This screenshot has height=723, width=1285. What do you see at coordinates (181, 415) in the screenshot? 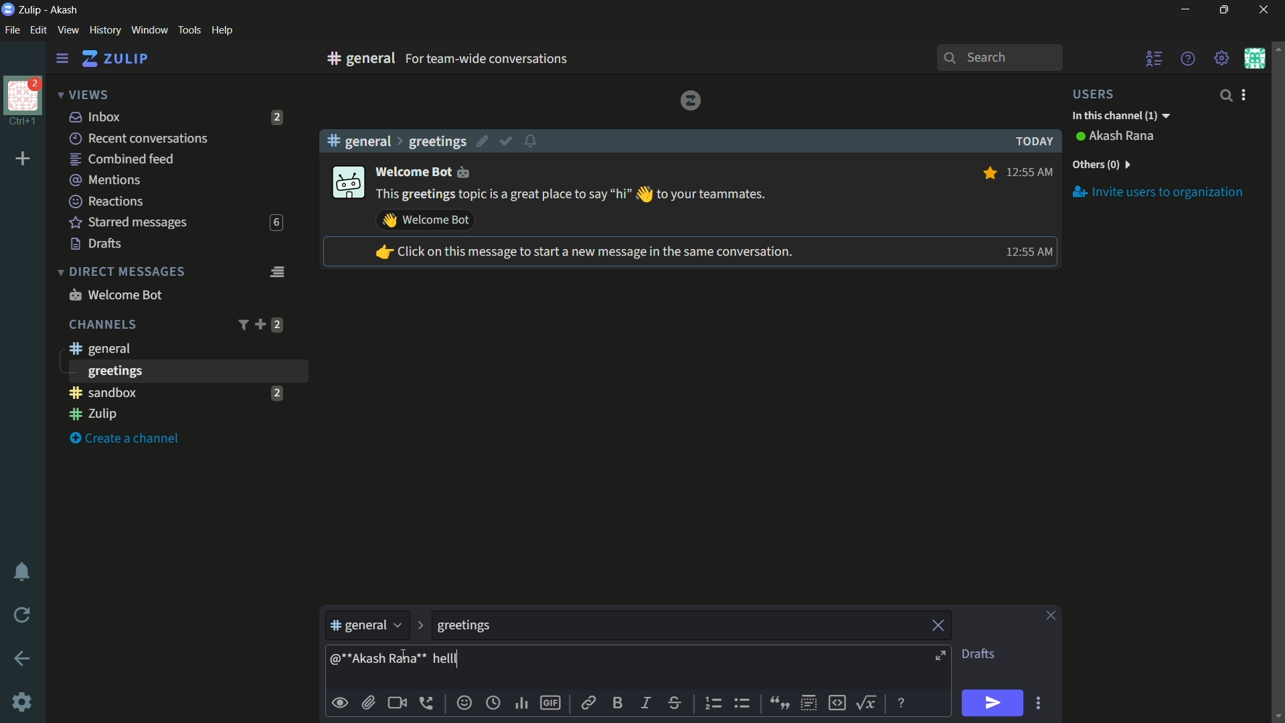
I see `zulip channel` at bounding box center [181, 415].